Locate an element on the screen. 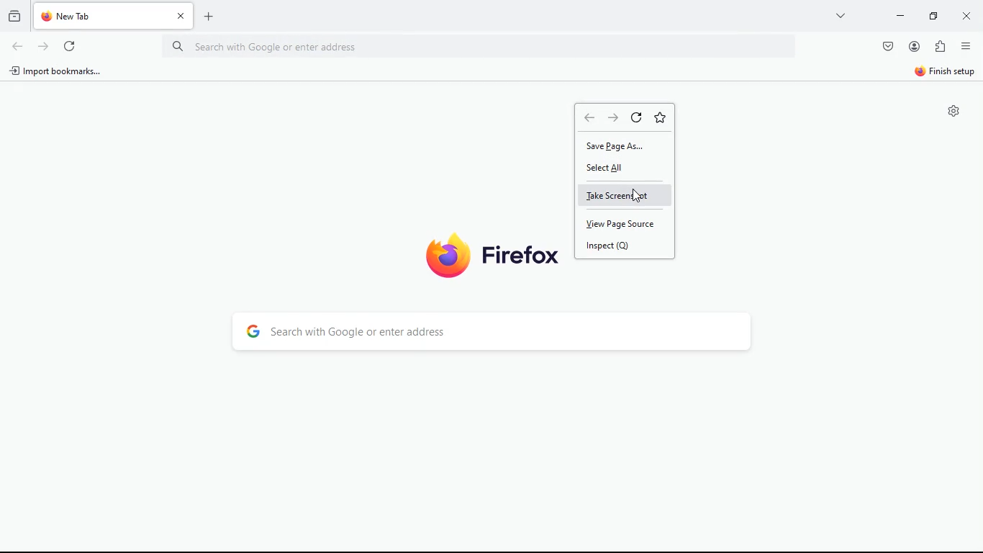  import bookmarks is located at coordinates (60, 72).